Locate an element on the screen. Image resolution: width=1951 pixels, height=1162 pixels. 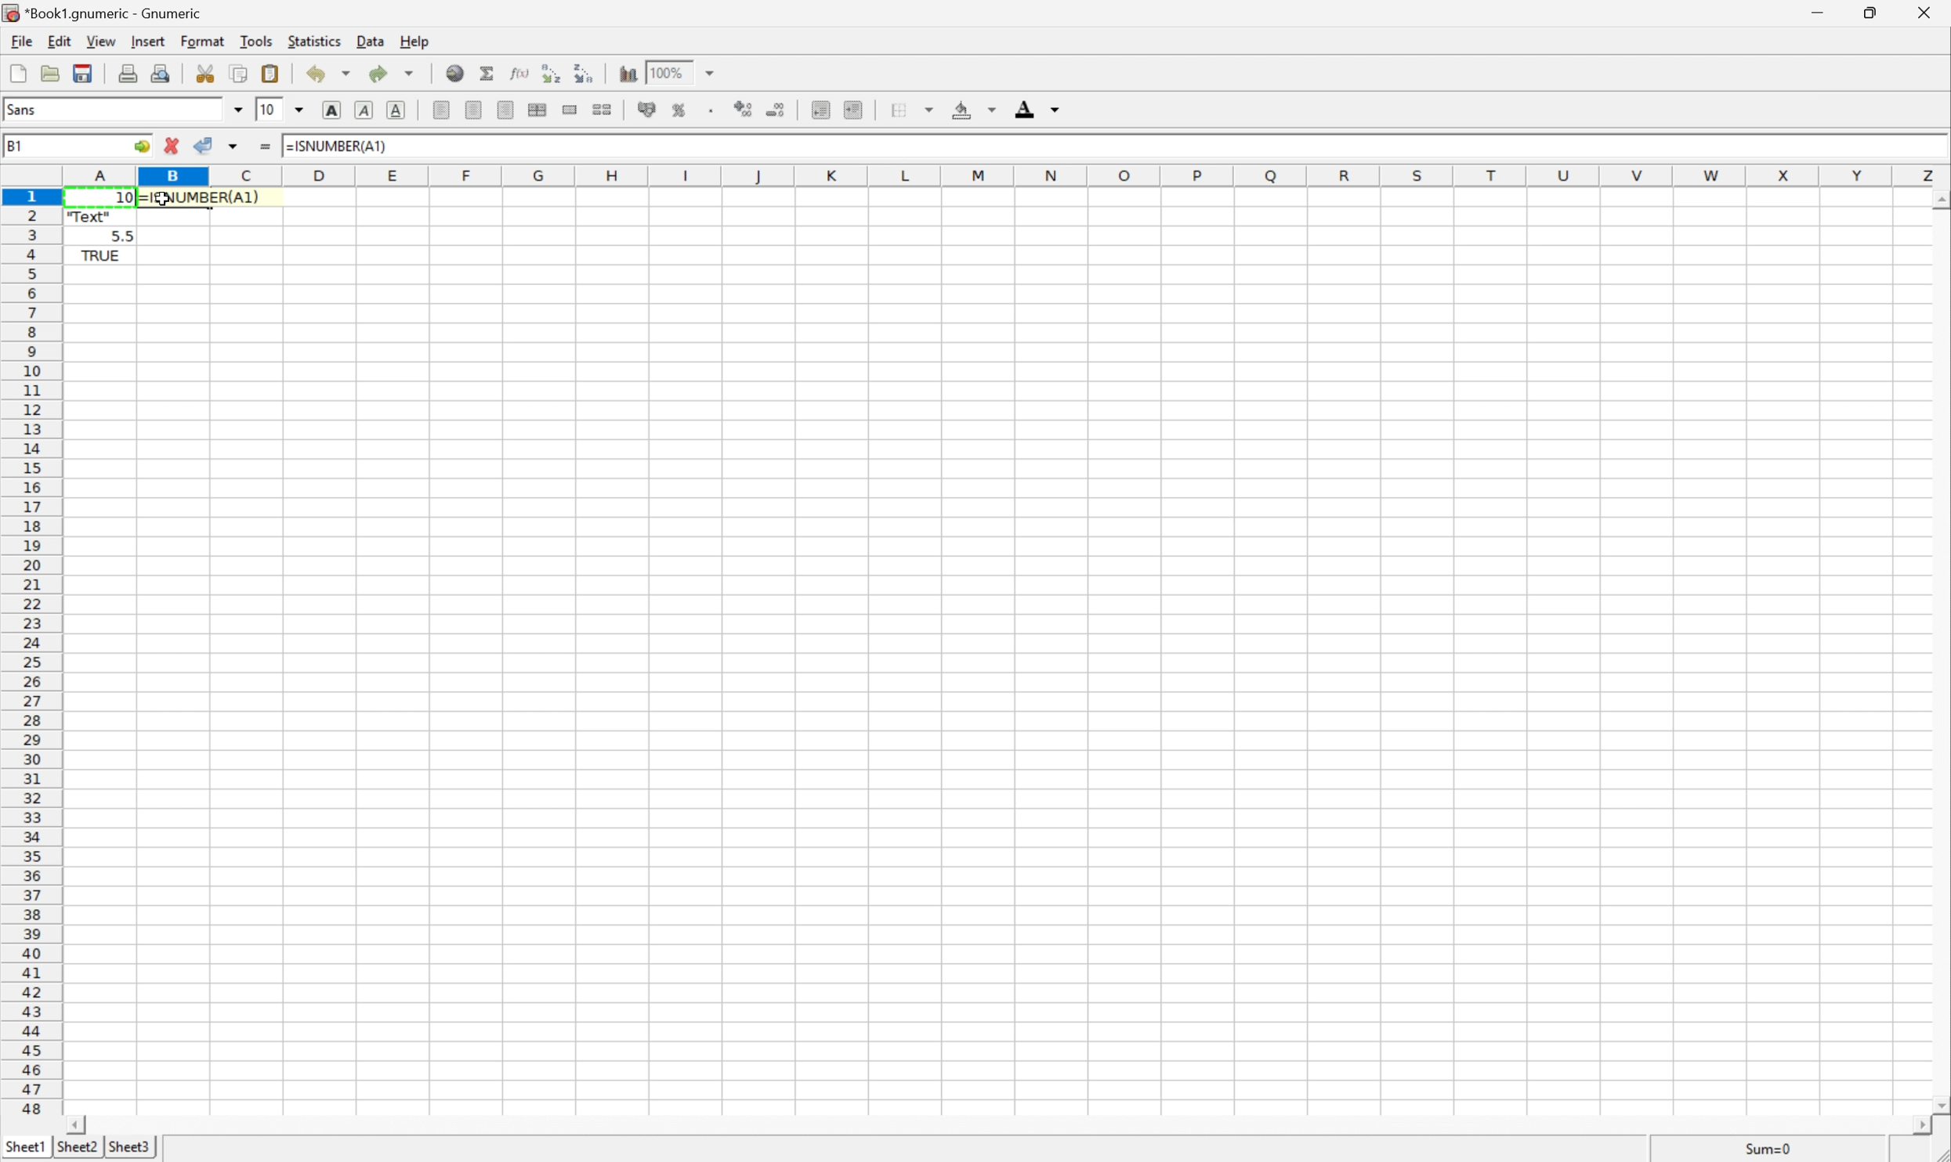
Drop Down is located at coordinates (234, 109).